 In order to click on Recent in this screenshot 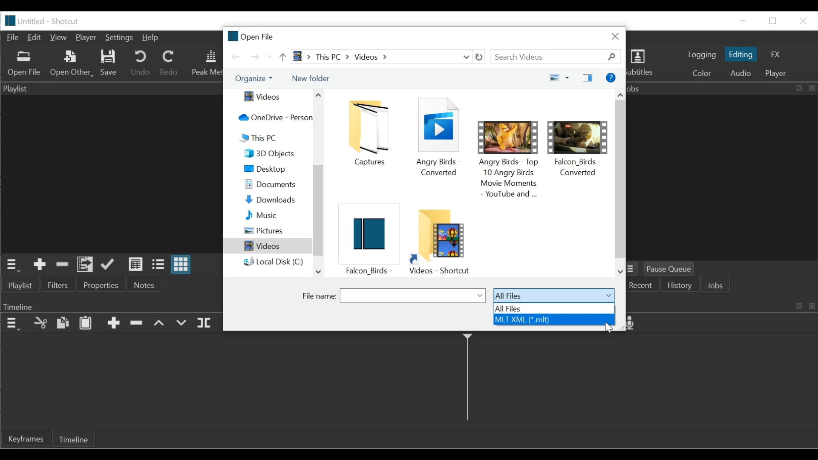, I will do `click(270, 57)`.